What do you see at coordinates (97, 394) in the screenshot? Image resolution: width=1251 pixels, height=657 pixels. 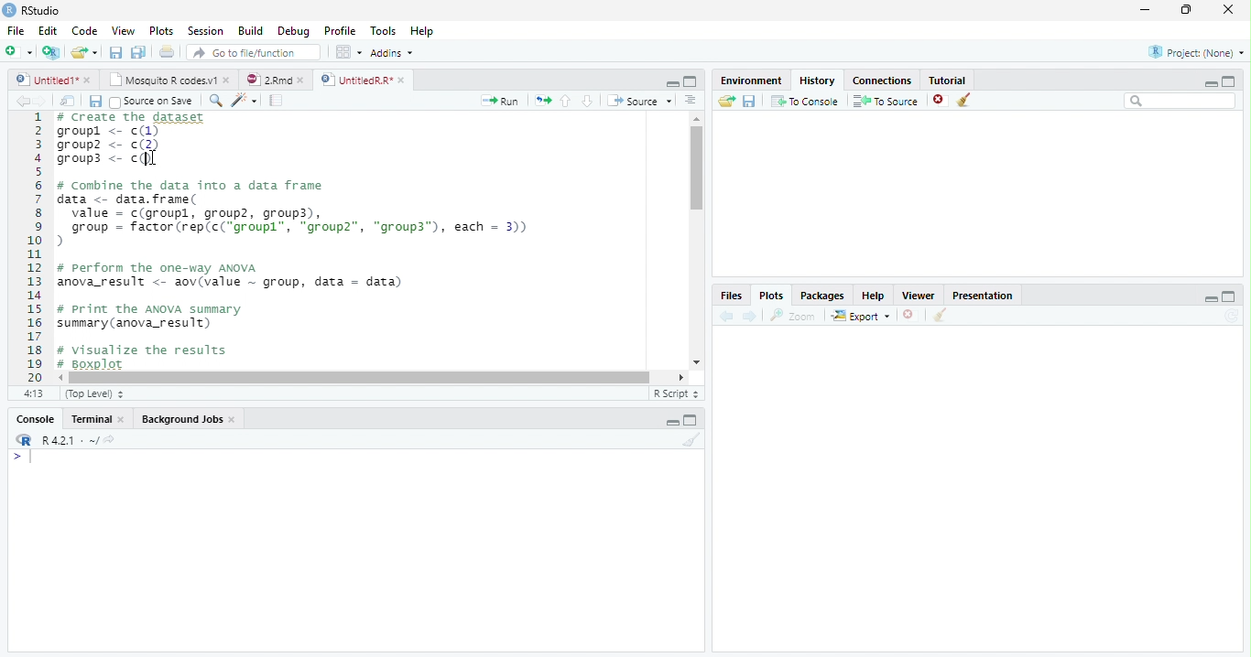 I see `Top level` at bounding box center [97, 394].